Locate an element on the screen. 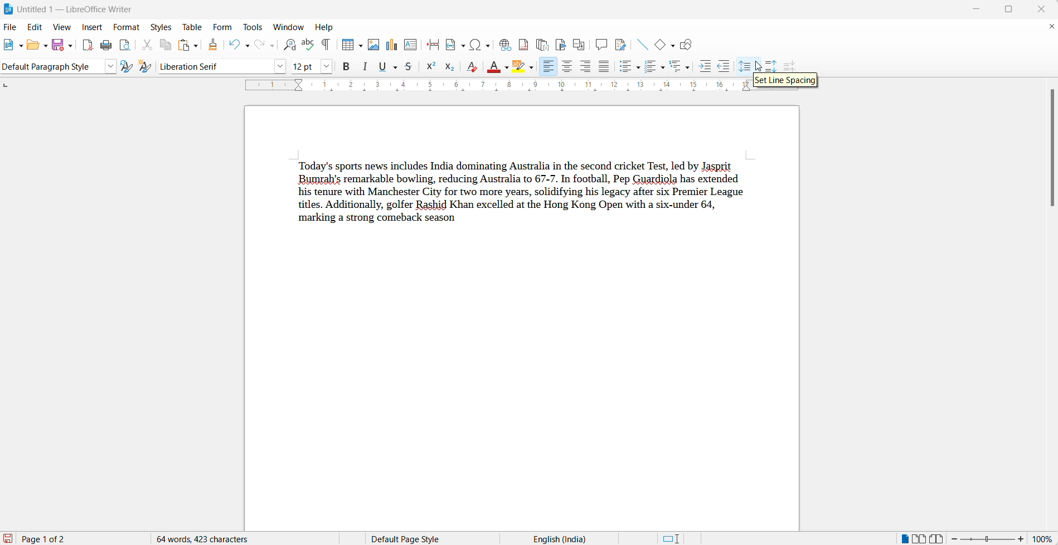  set spacing options dropdown button is located at coordinates (758, 69).